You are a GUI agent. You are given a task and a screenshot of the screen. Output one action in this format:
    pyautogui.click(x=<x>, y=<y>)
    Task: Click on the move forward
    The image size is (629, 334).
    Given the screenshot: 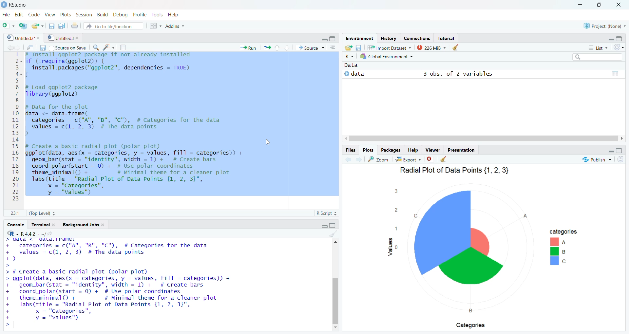 What is the action you would take?
    pyautogui.click(x=359, y=160)
    